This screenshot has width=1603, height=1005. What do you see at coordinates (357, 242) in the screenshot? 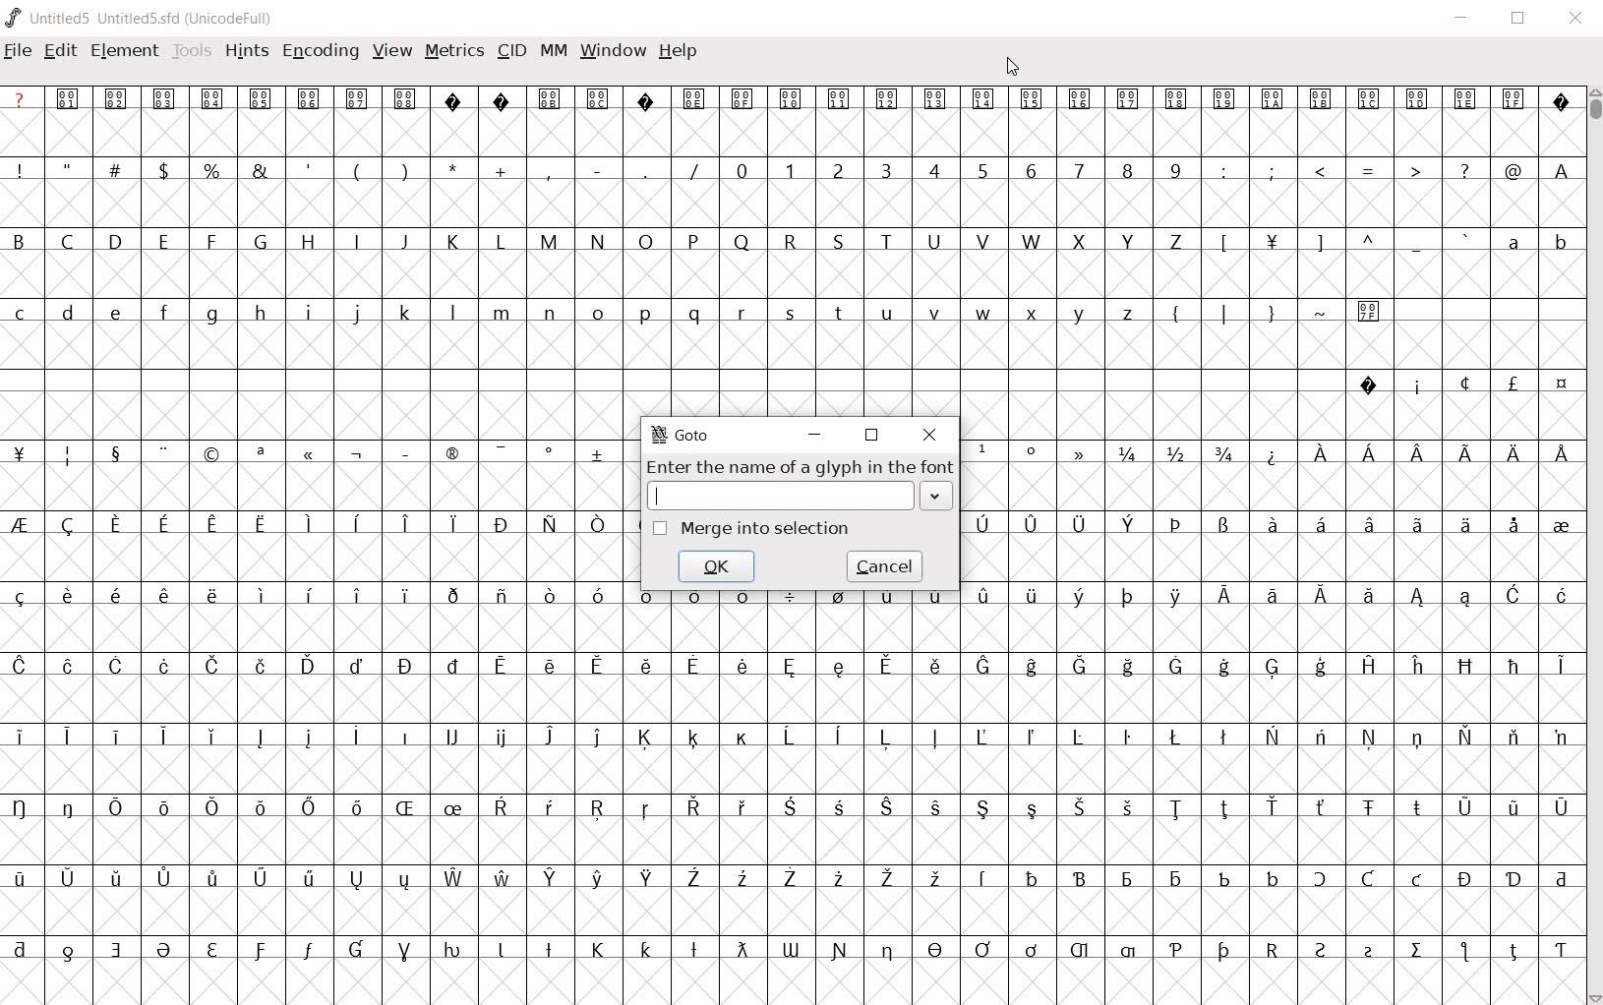
I see `I` at bounding box center [357, 242].